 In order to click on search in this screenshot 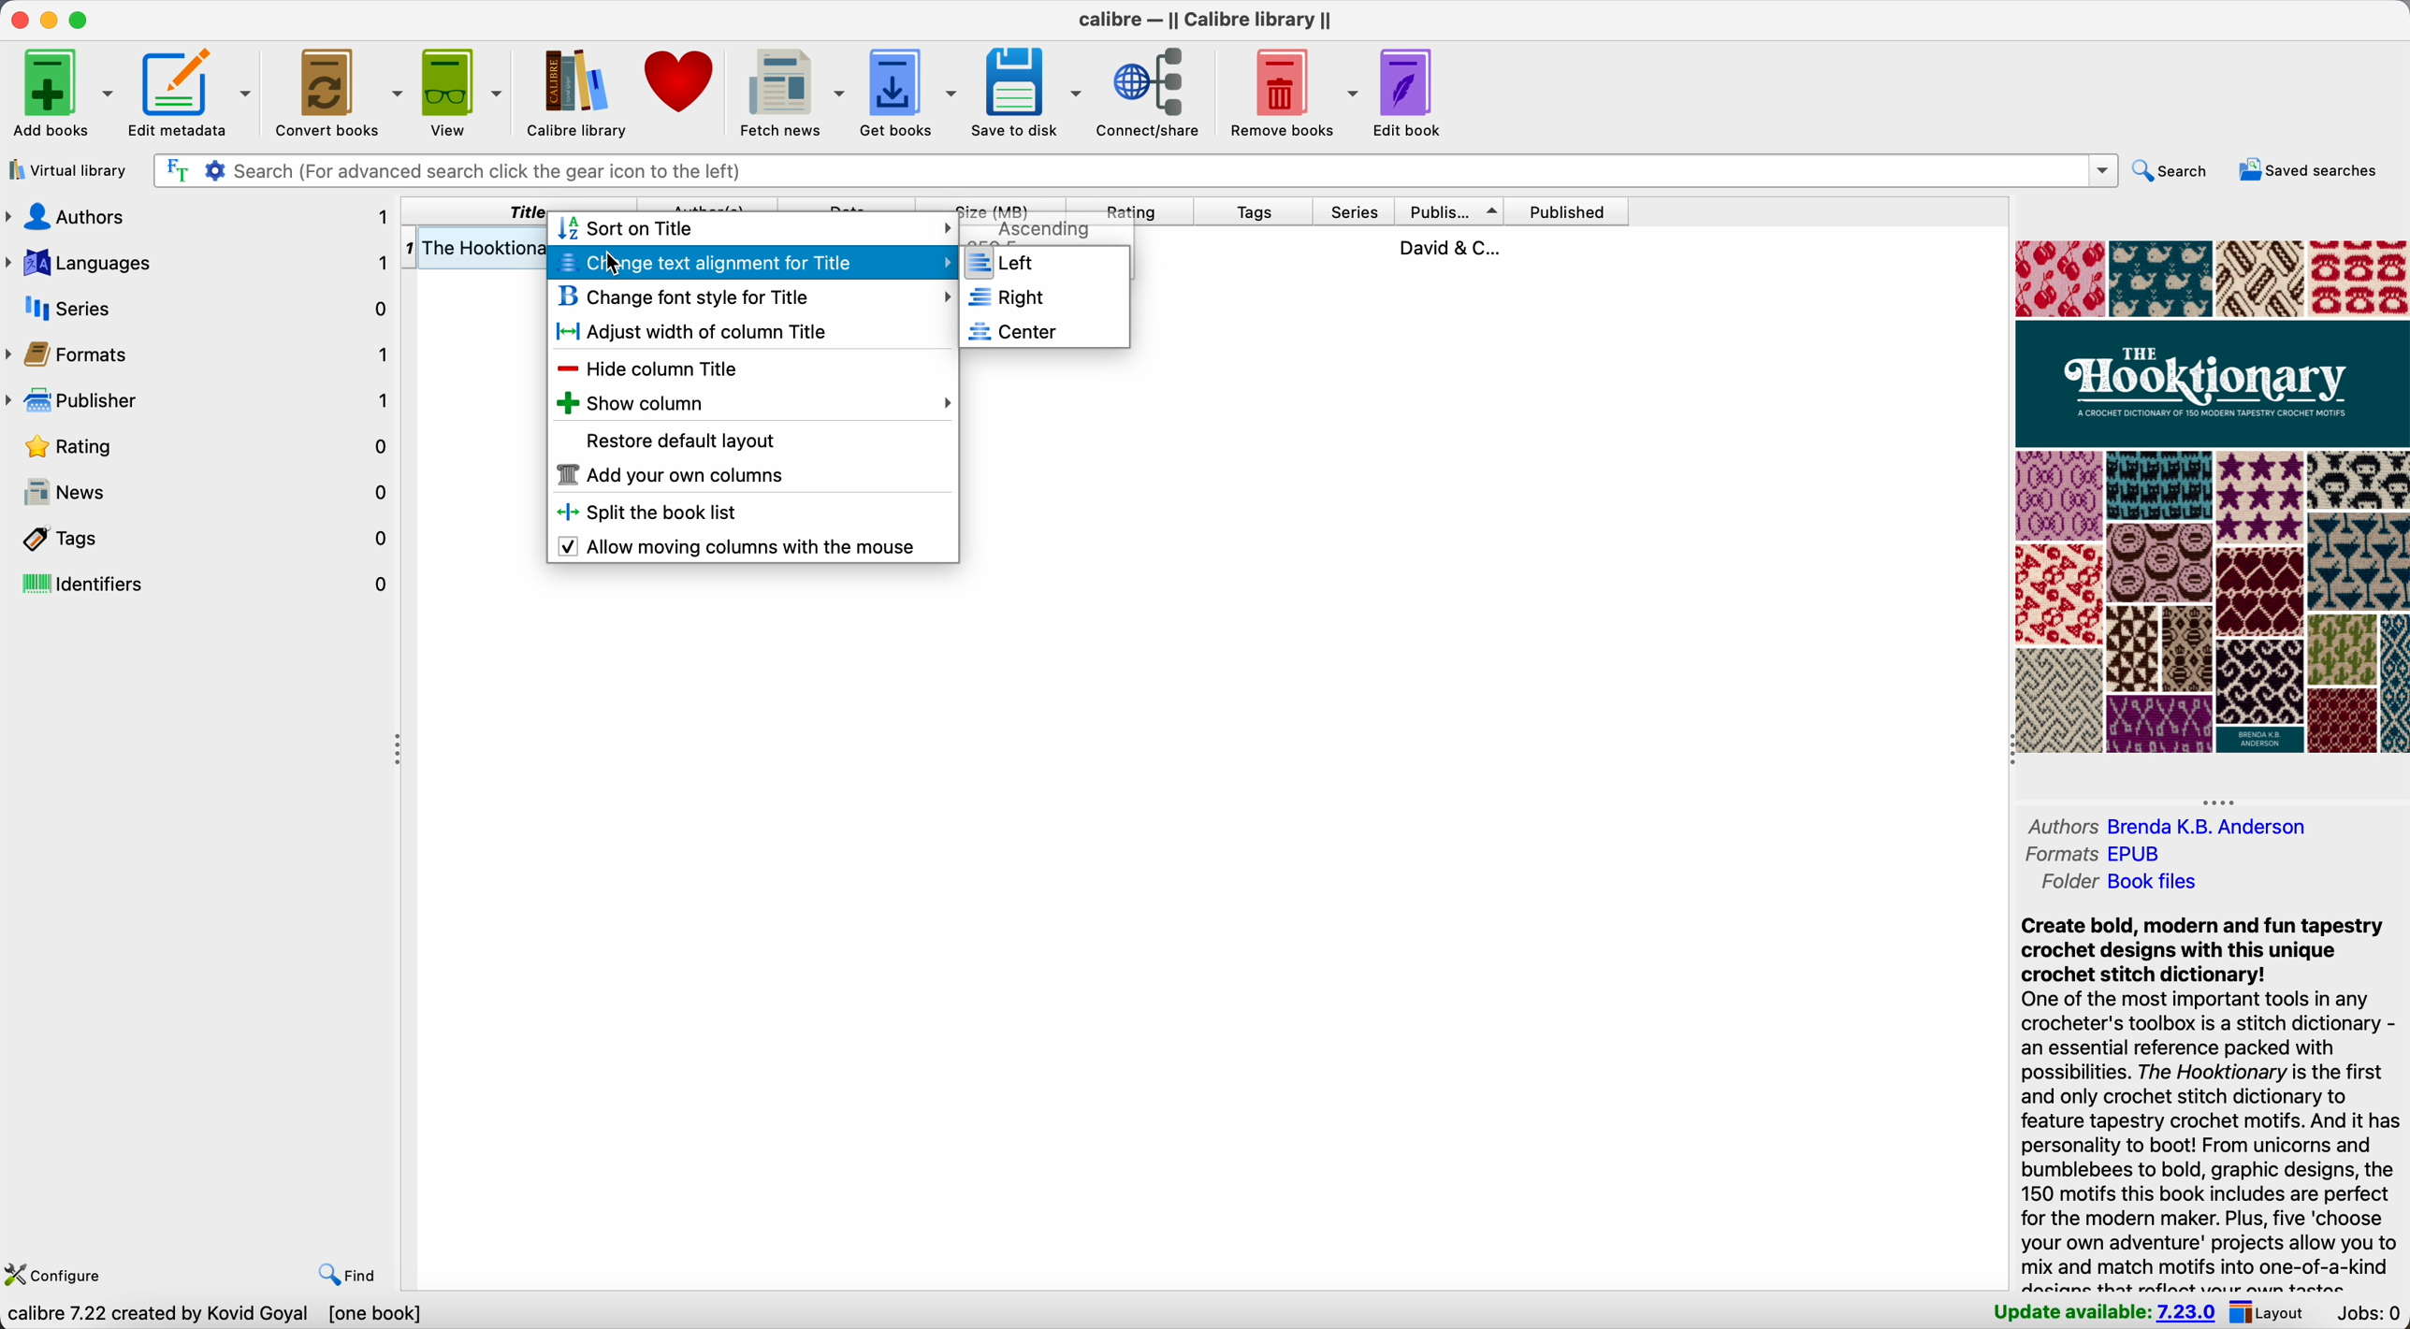, I will do `click(2175, 166)`.